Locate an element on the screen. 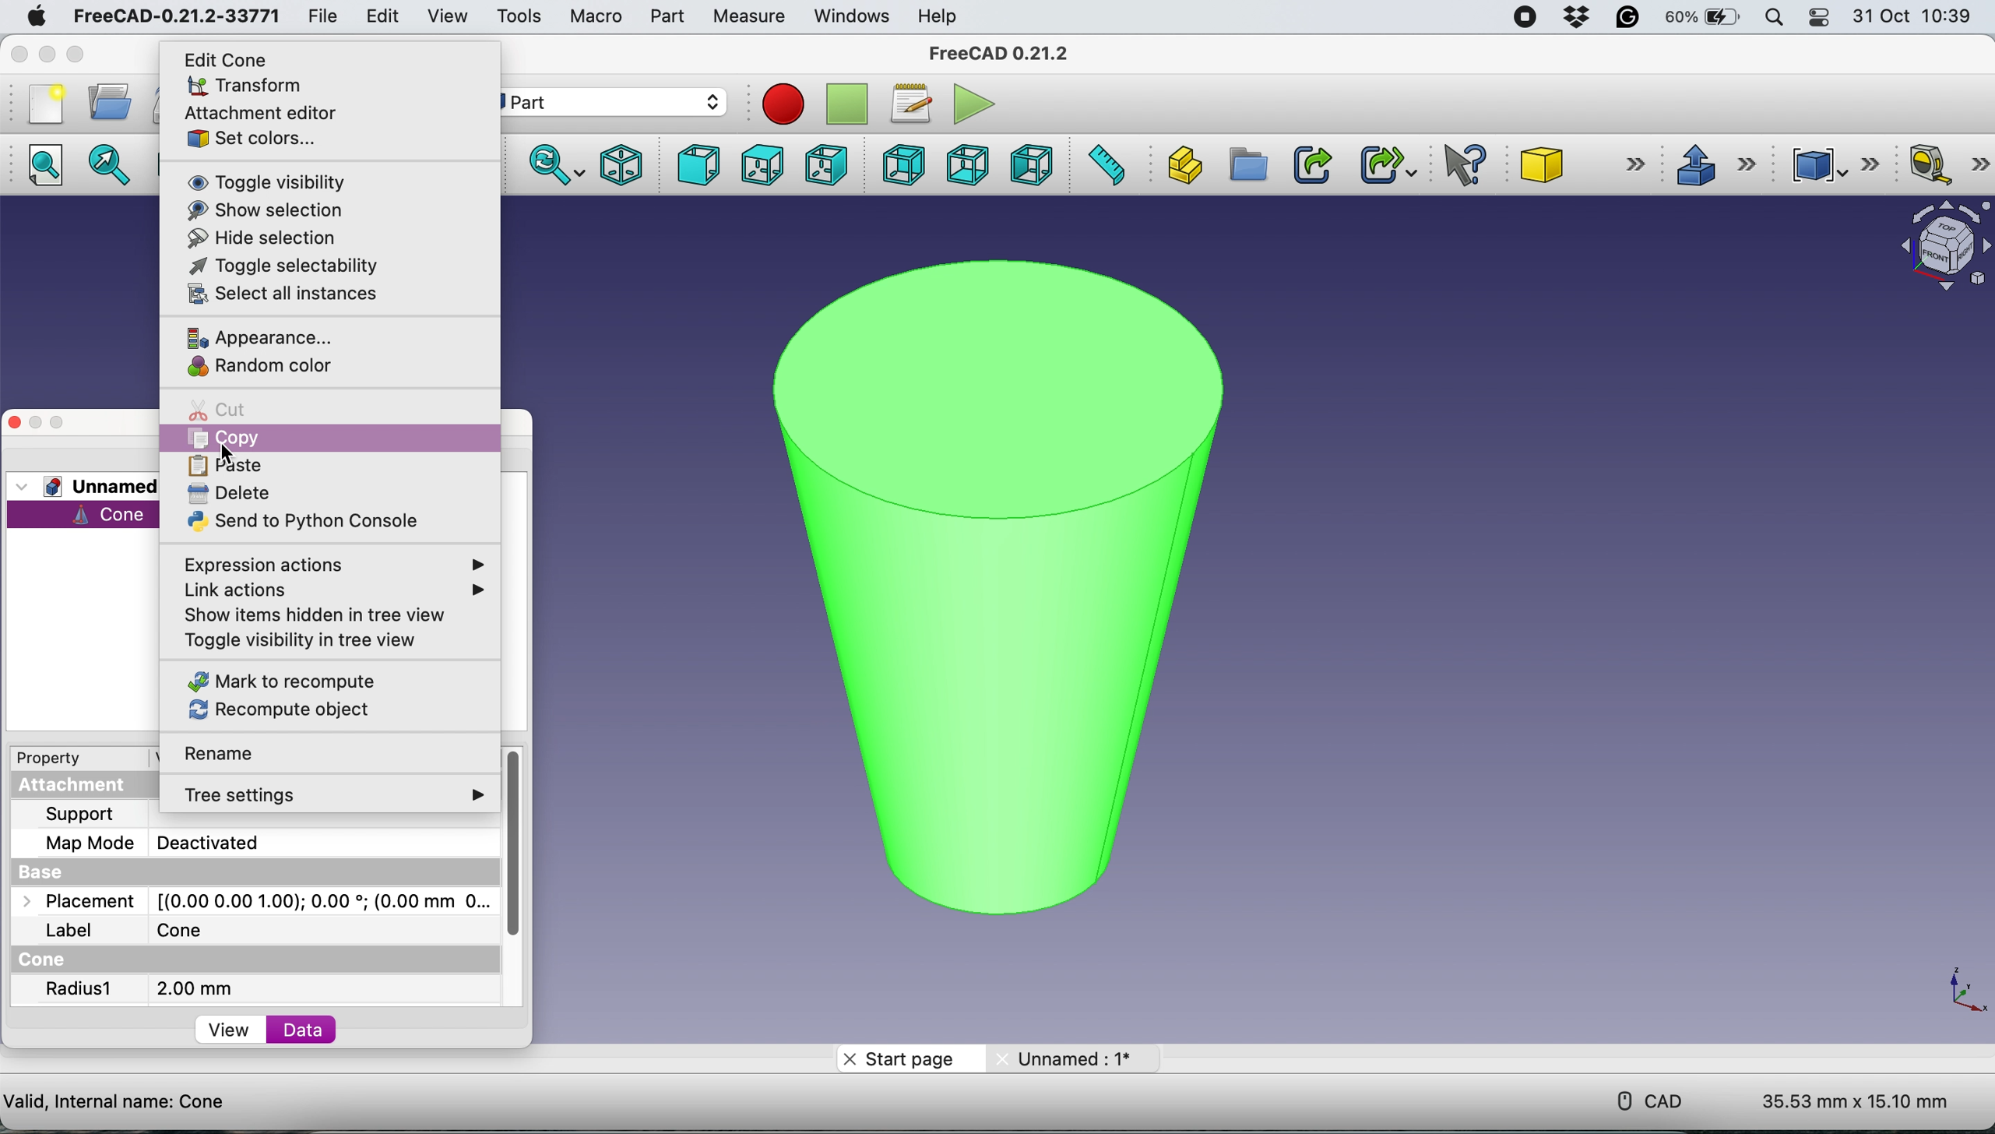 Image resolution: width=1995 pixels, height=1134 pixels. windows is located at coordinates (848, 16).